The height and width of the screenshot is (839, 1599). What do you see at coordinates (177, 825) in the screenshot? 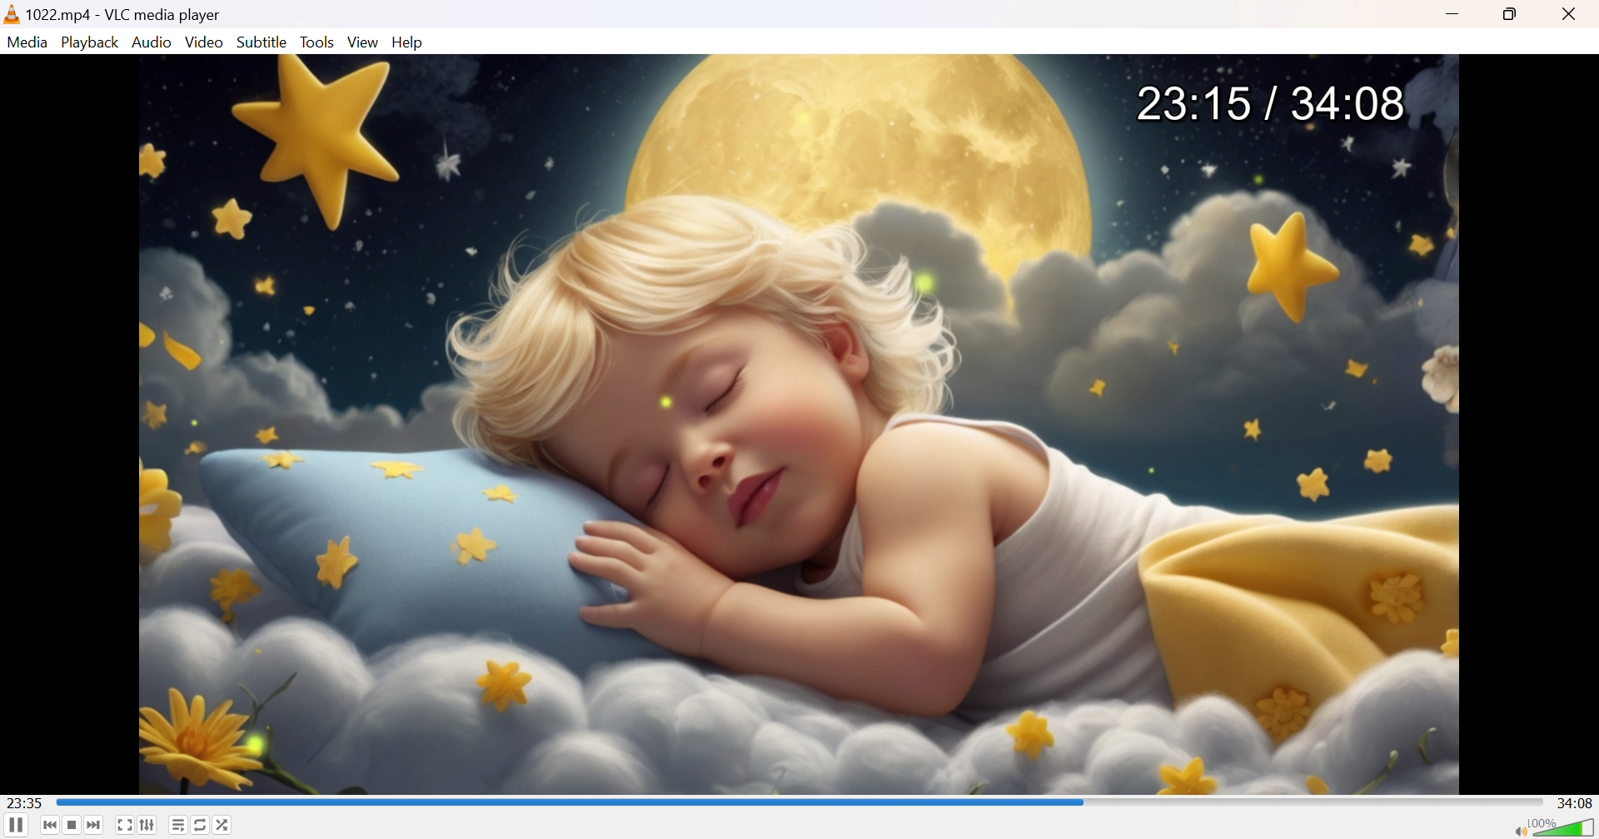
I see `Toggle playlist` at bounding box center [177, 825].